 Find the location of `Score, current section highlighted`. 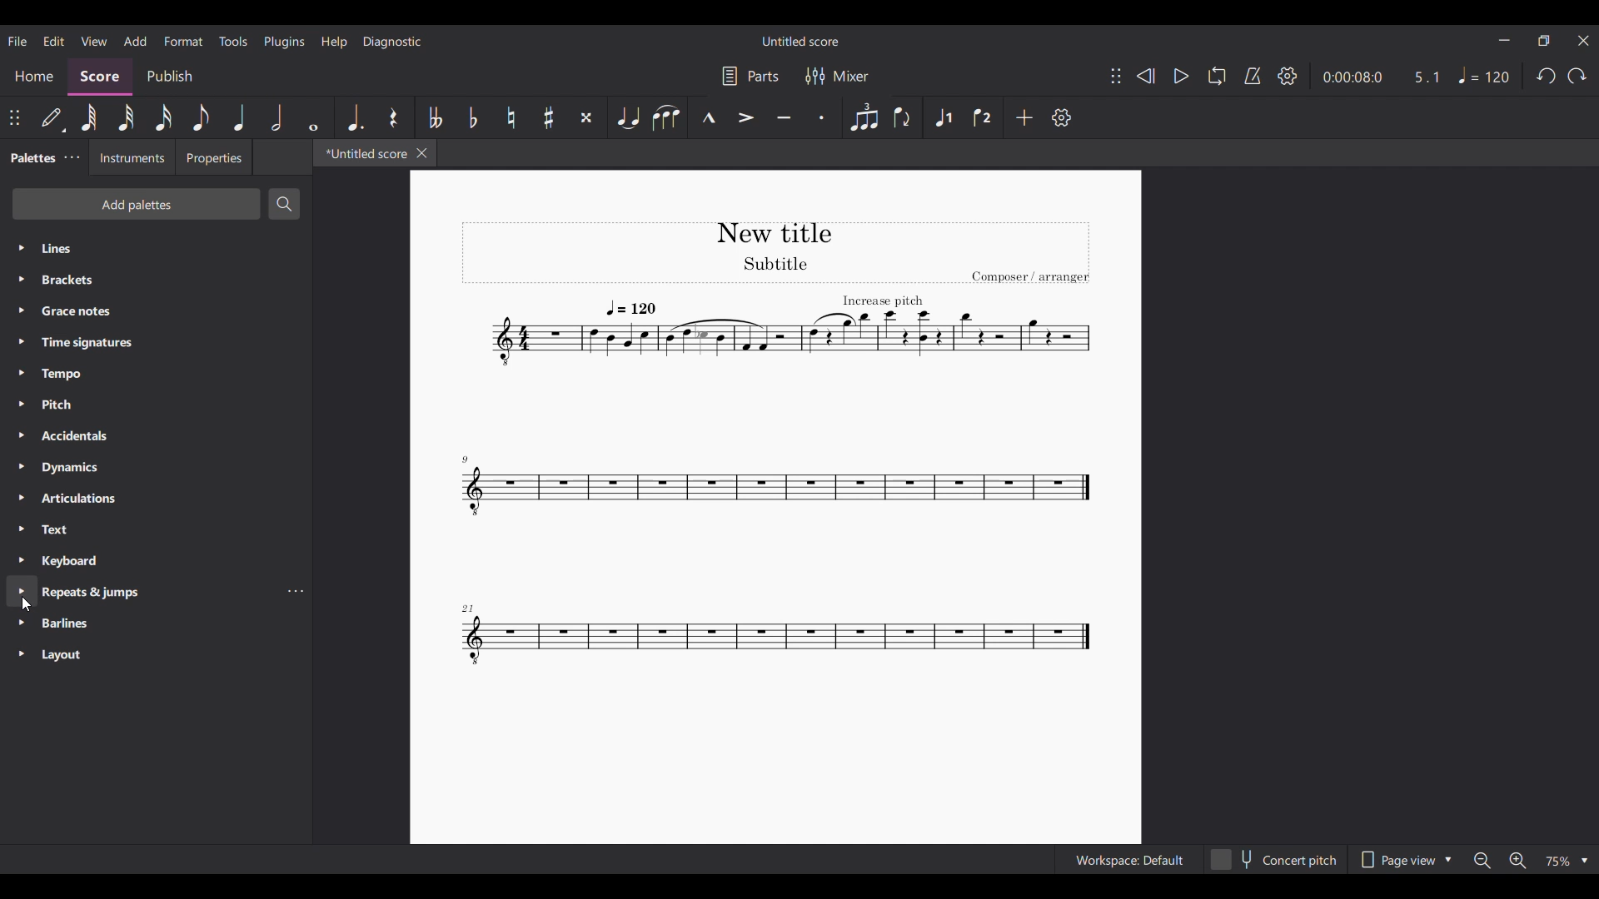

Score, current section highlighted is located at coordinates (100, 77).